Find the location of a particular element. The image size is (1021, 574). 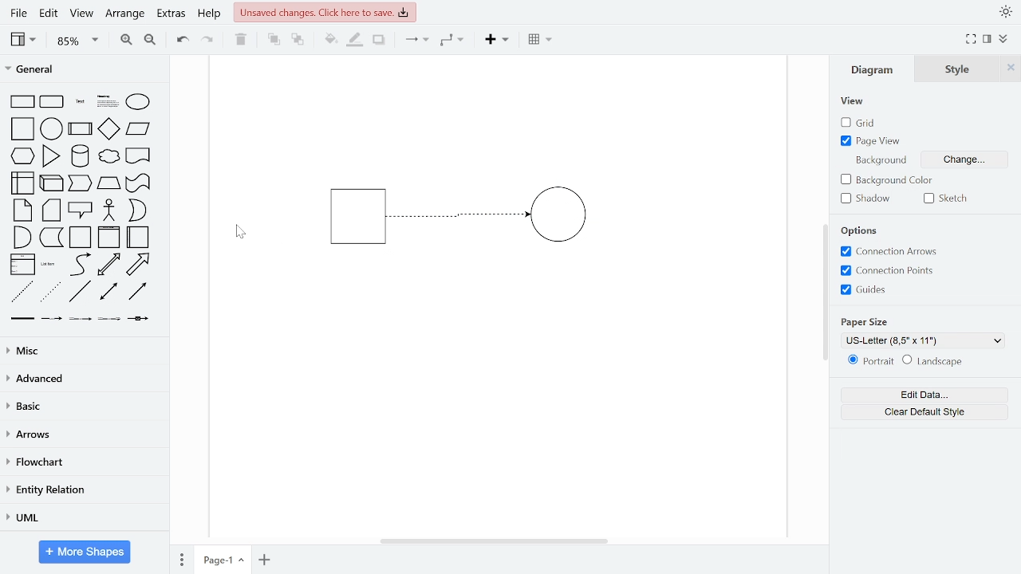

arrow is located at coordinates (138, 265).